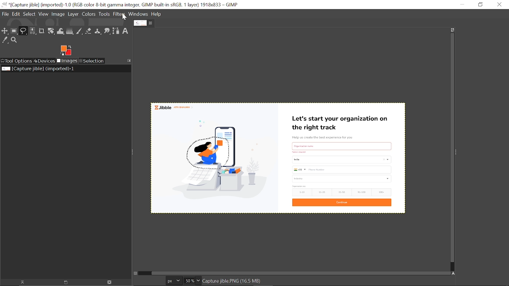 Image resolution: width=509 pixels, height=286 pixels. Describe the element at coordinates (66, 50) in the screenshot. I see `Foreground color` at that location.